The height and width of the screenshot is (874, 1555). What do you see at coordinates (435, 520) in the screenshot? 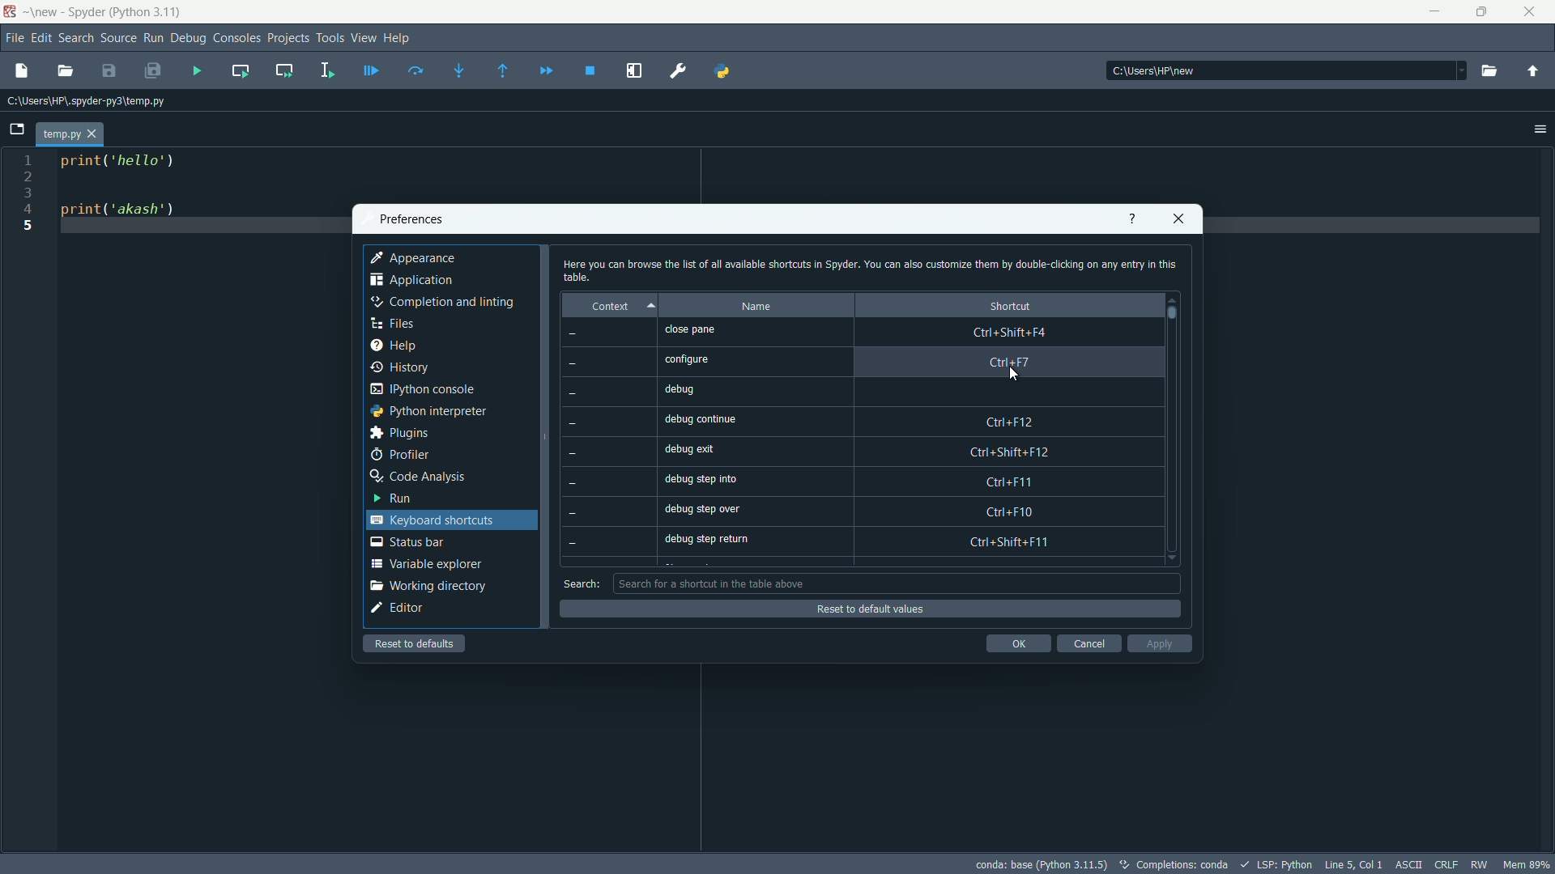
I see `keyboard shortcuts` at bounding box center [435, 520].